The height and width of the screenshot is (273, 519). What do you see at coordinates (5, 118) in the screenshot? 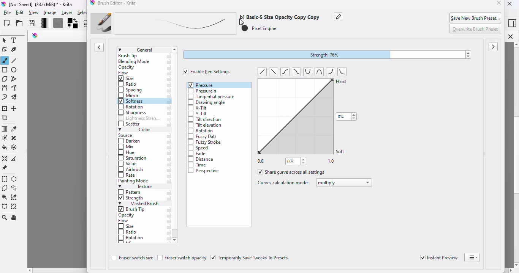
I see `crop the image to an area` at bounding box center [5, 118].